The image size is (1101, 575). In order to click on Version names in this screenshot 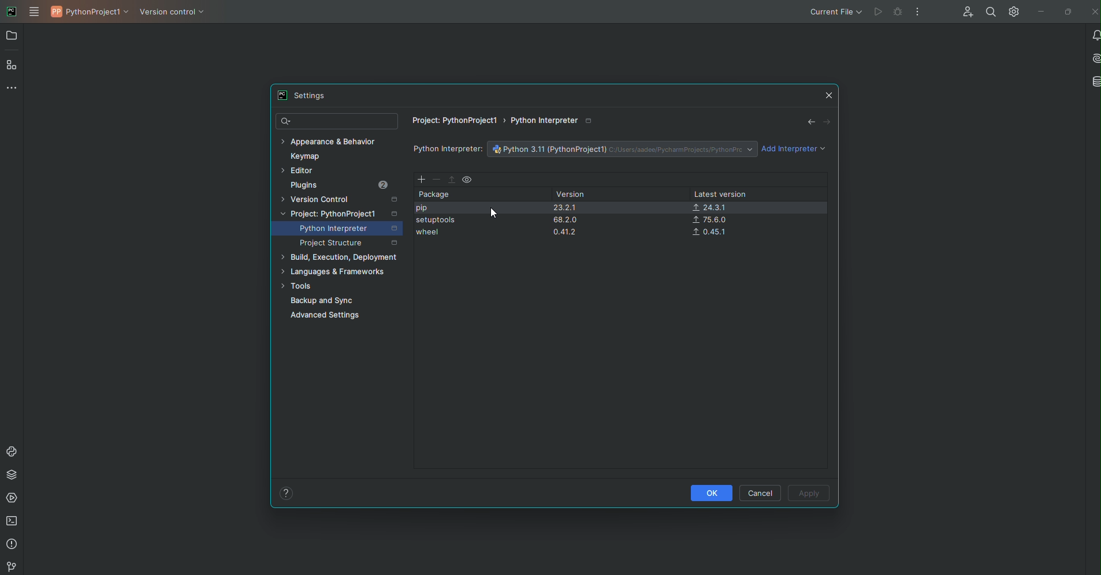, I will do `click(570, 222)`.